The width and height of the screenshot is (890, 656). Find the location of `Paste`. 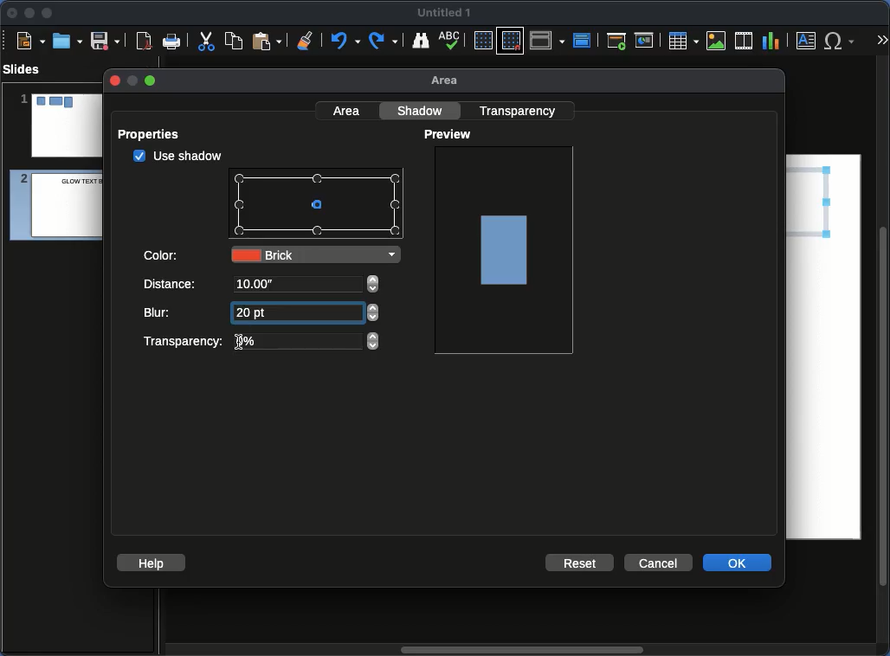

Paste is located at coordinates (267, 40).